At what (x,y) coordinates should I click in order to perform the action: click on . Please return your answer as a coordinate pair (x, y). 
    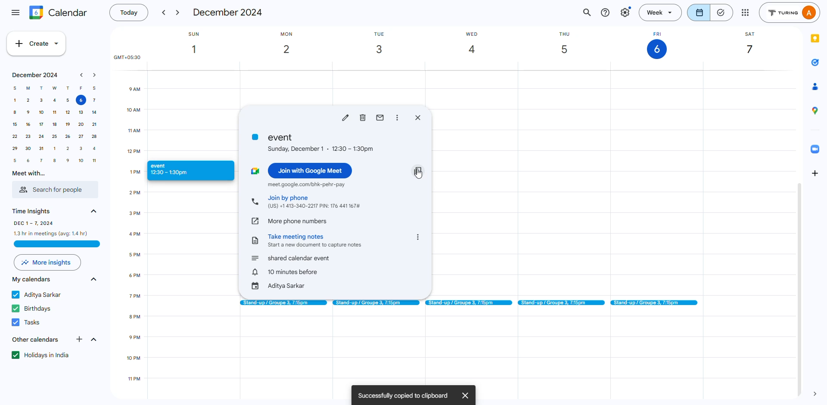
    Looking at the image, I should click on (465, 396).